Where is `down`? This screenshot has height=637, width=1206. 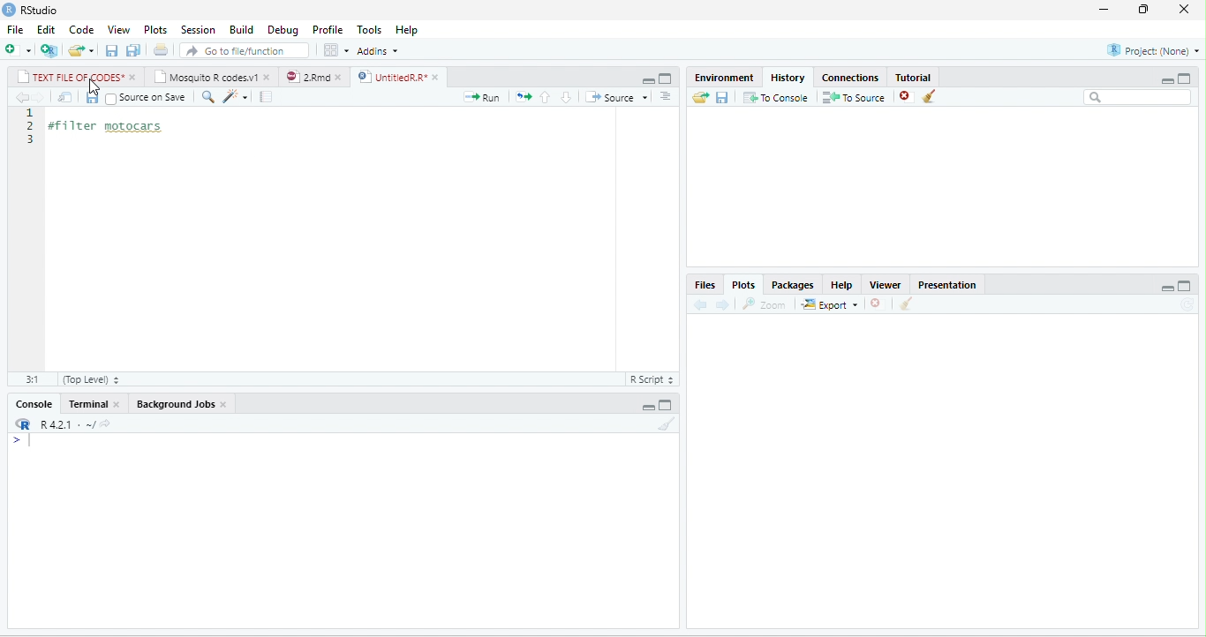 down is located at coordinates (566, 97).